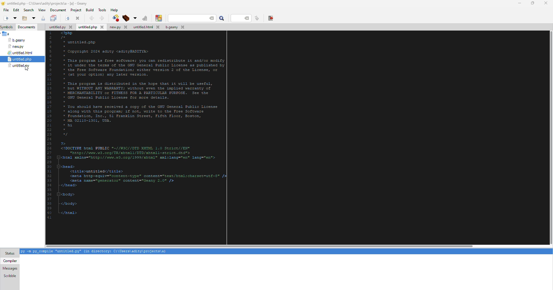  I want to click on close, so click(78, 18).